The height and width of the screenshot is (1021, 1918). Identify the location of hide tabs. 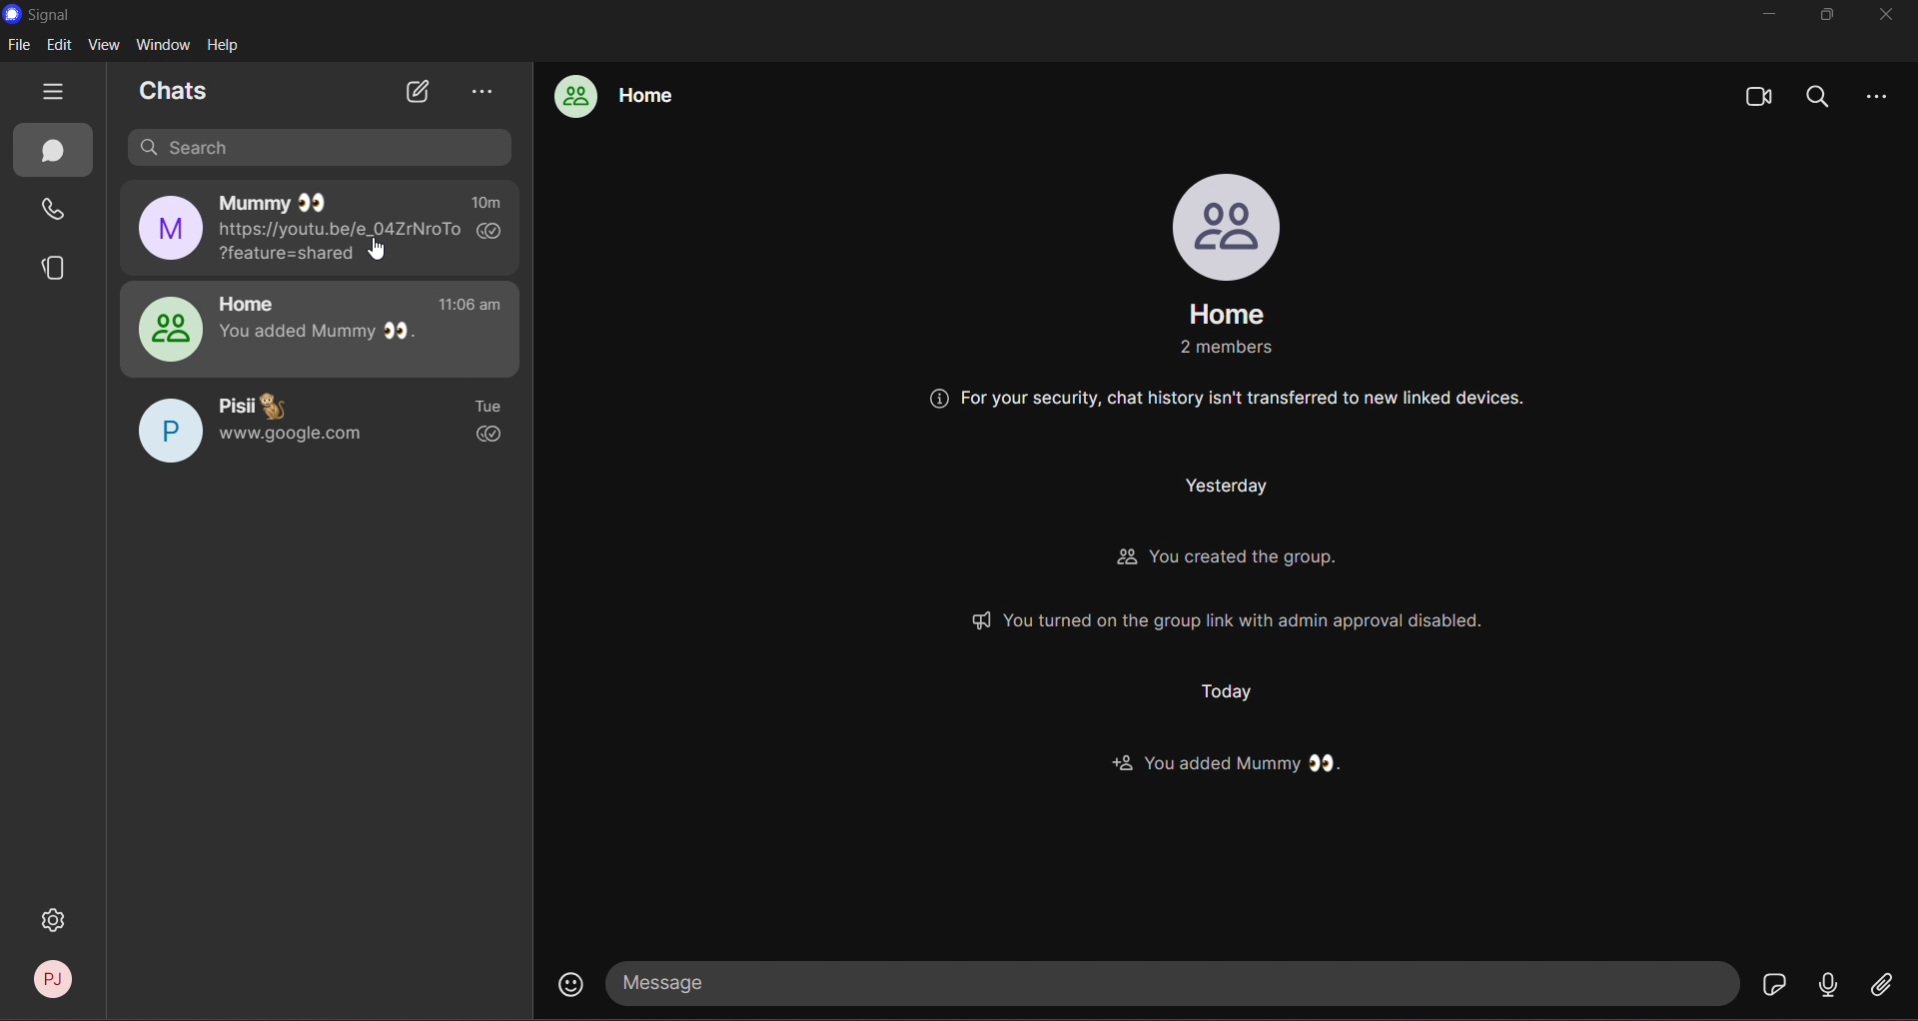
(54, 92).